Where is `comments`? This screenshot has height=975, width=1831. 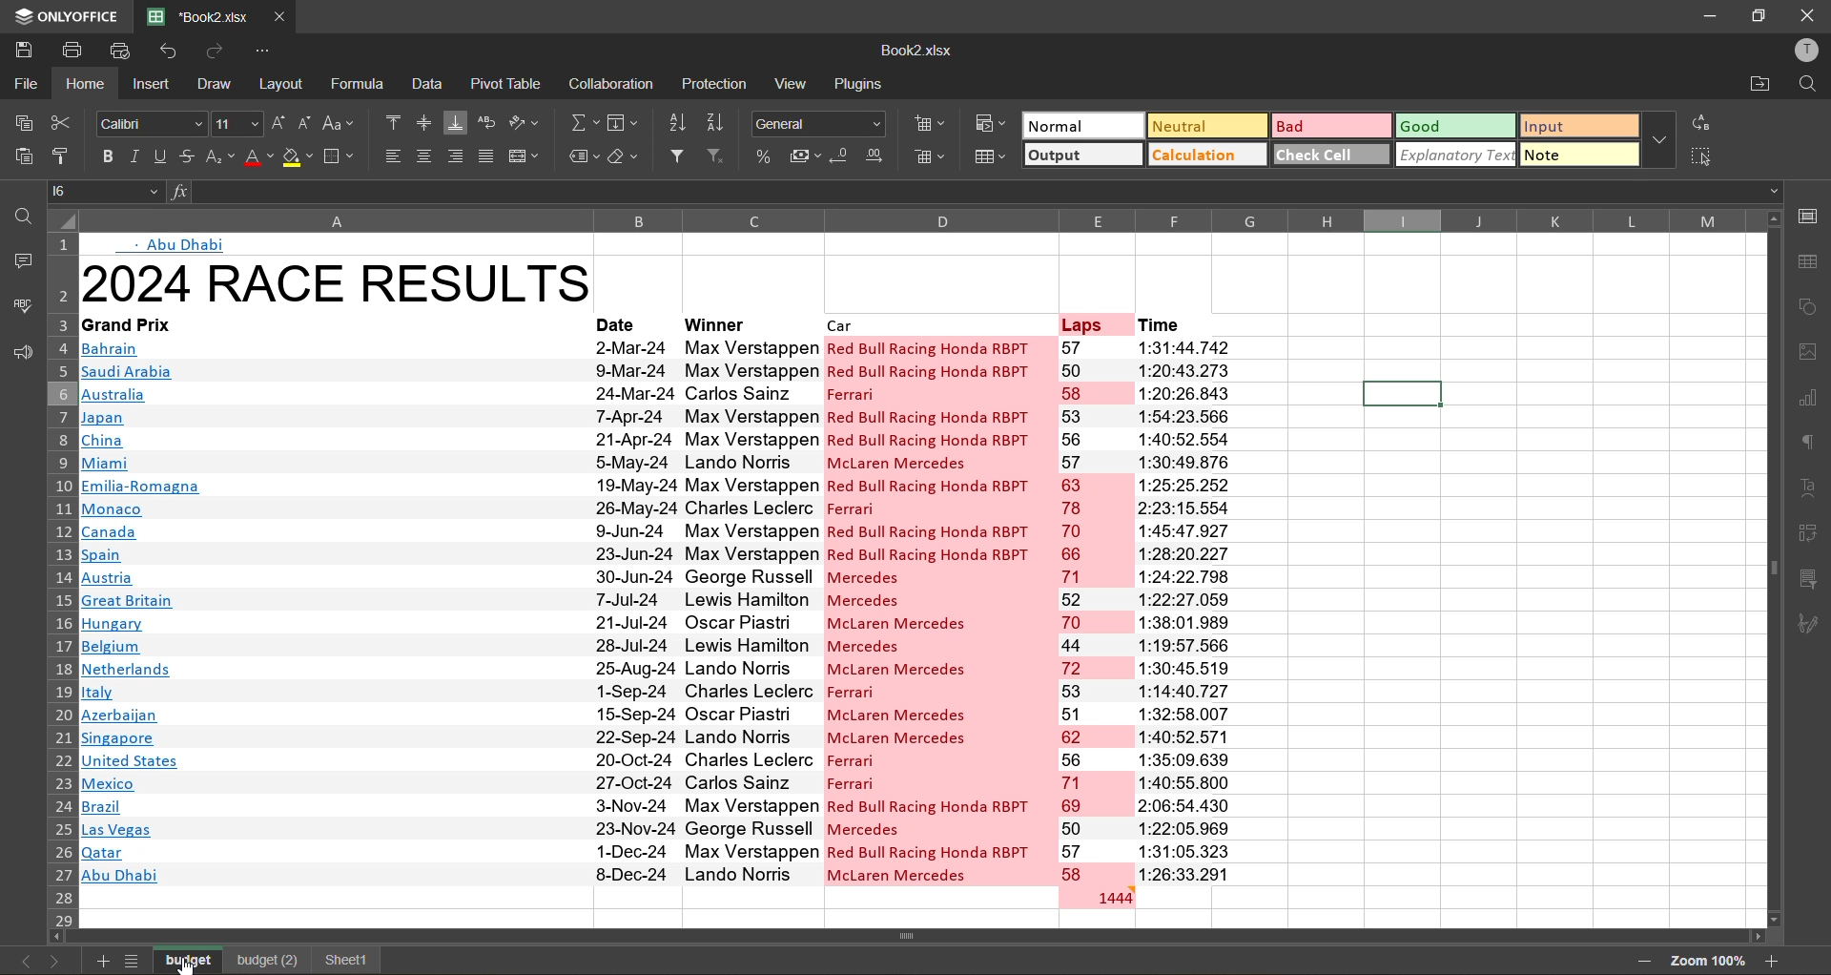 comments is located at coordinates (17, 260).